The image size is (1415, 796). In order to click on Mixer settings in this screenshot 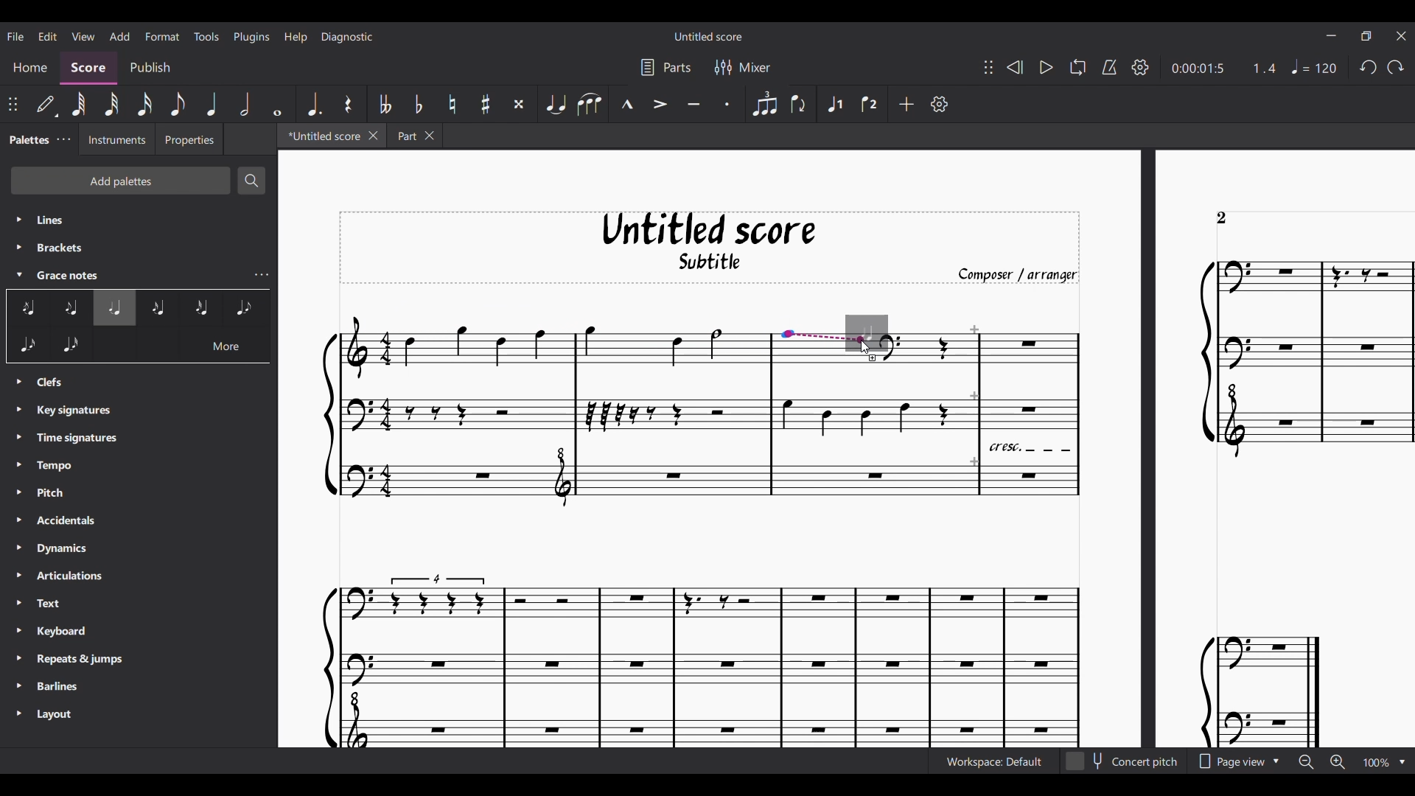, I will do `click(742, 67)`.